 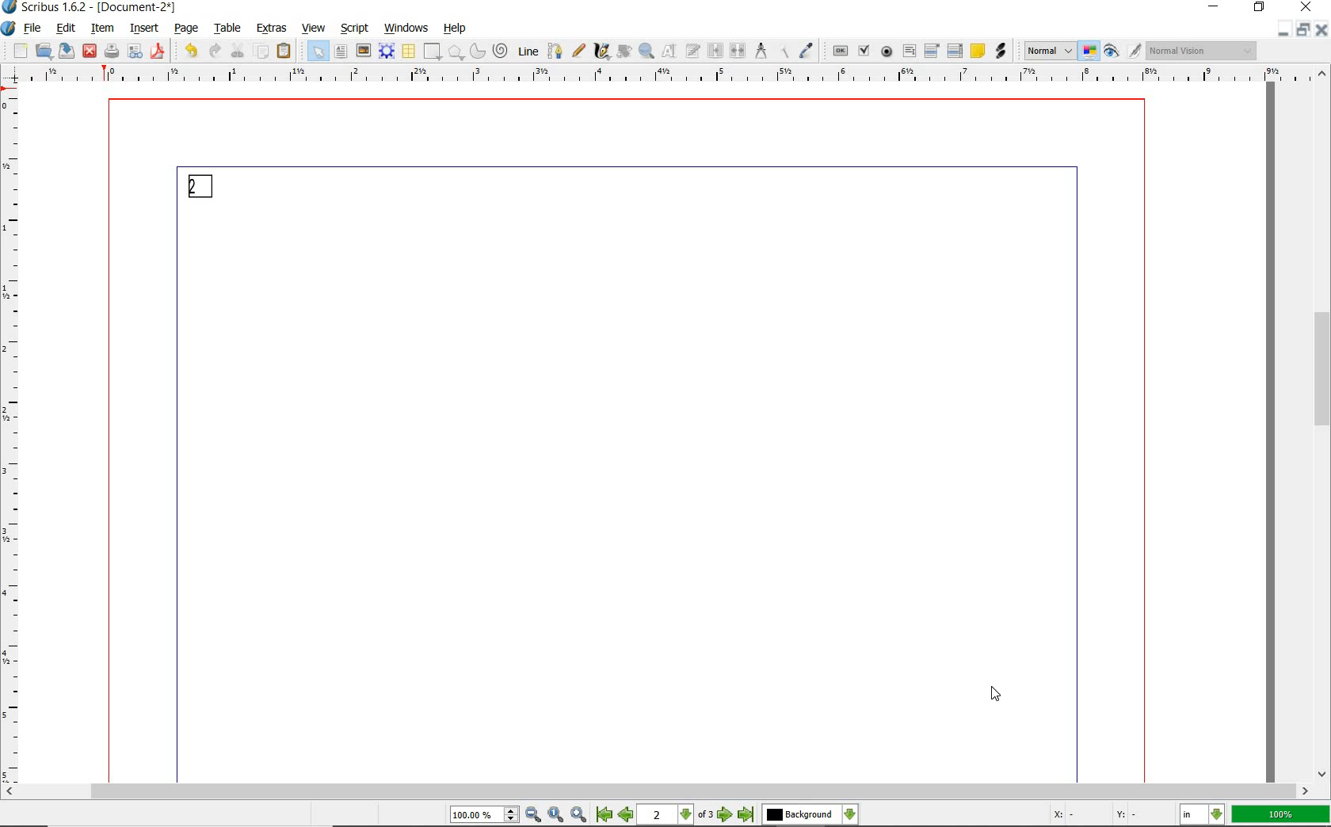 I want to click on freehand line, so click(x=579, y=51).